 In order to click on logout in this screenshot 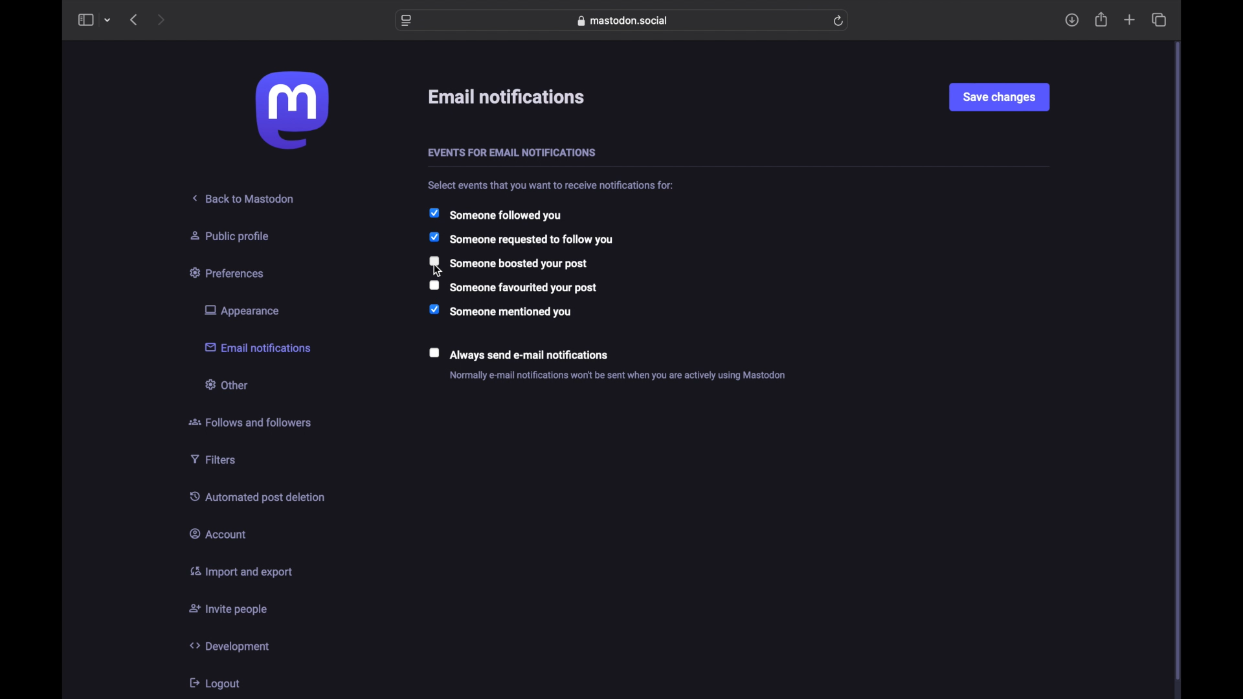, I will do `click(214, 683)`.